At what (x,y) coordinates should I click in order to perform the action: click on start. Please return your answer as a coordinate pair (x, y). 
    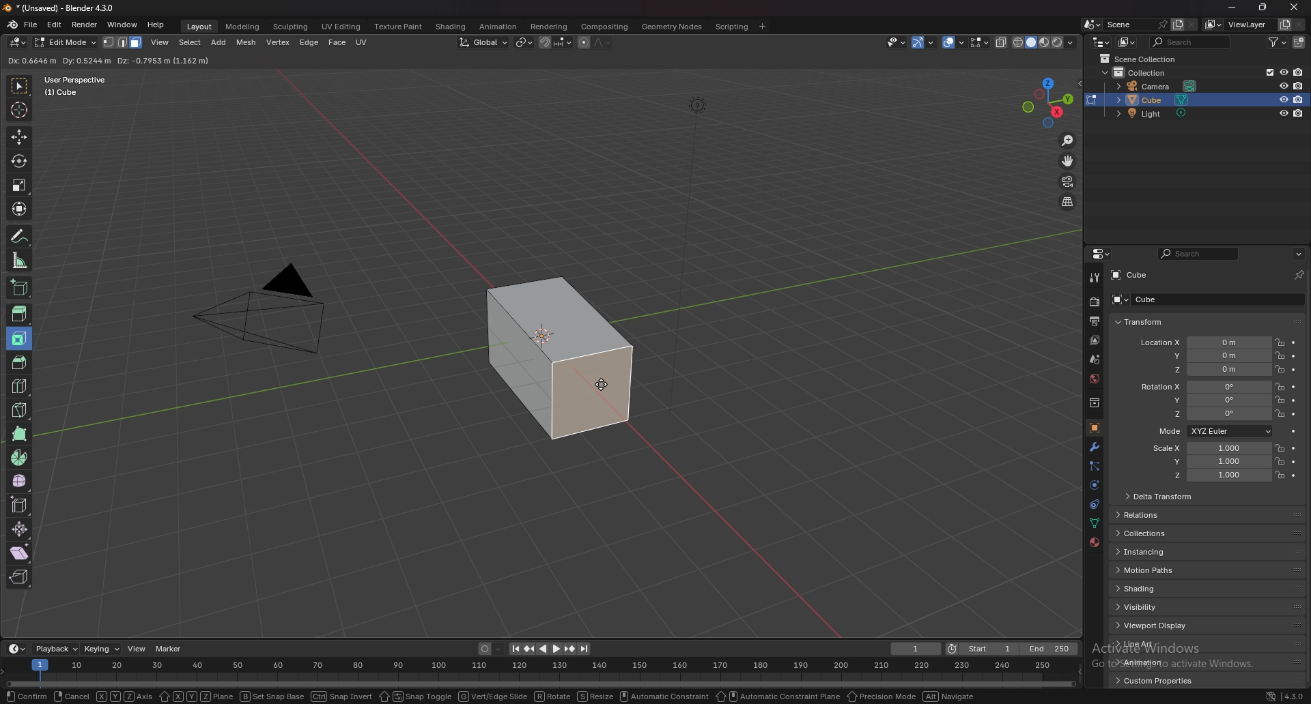
    Looking at the image, I should click on (983, 648).